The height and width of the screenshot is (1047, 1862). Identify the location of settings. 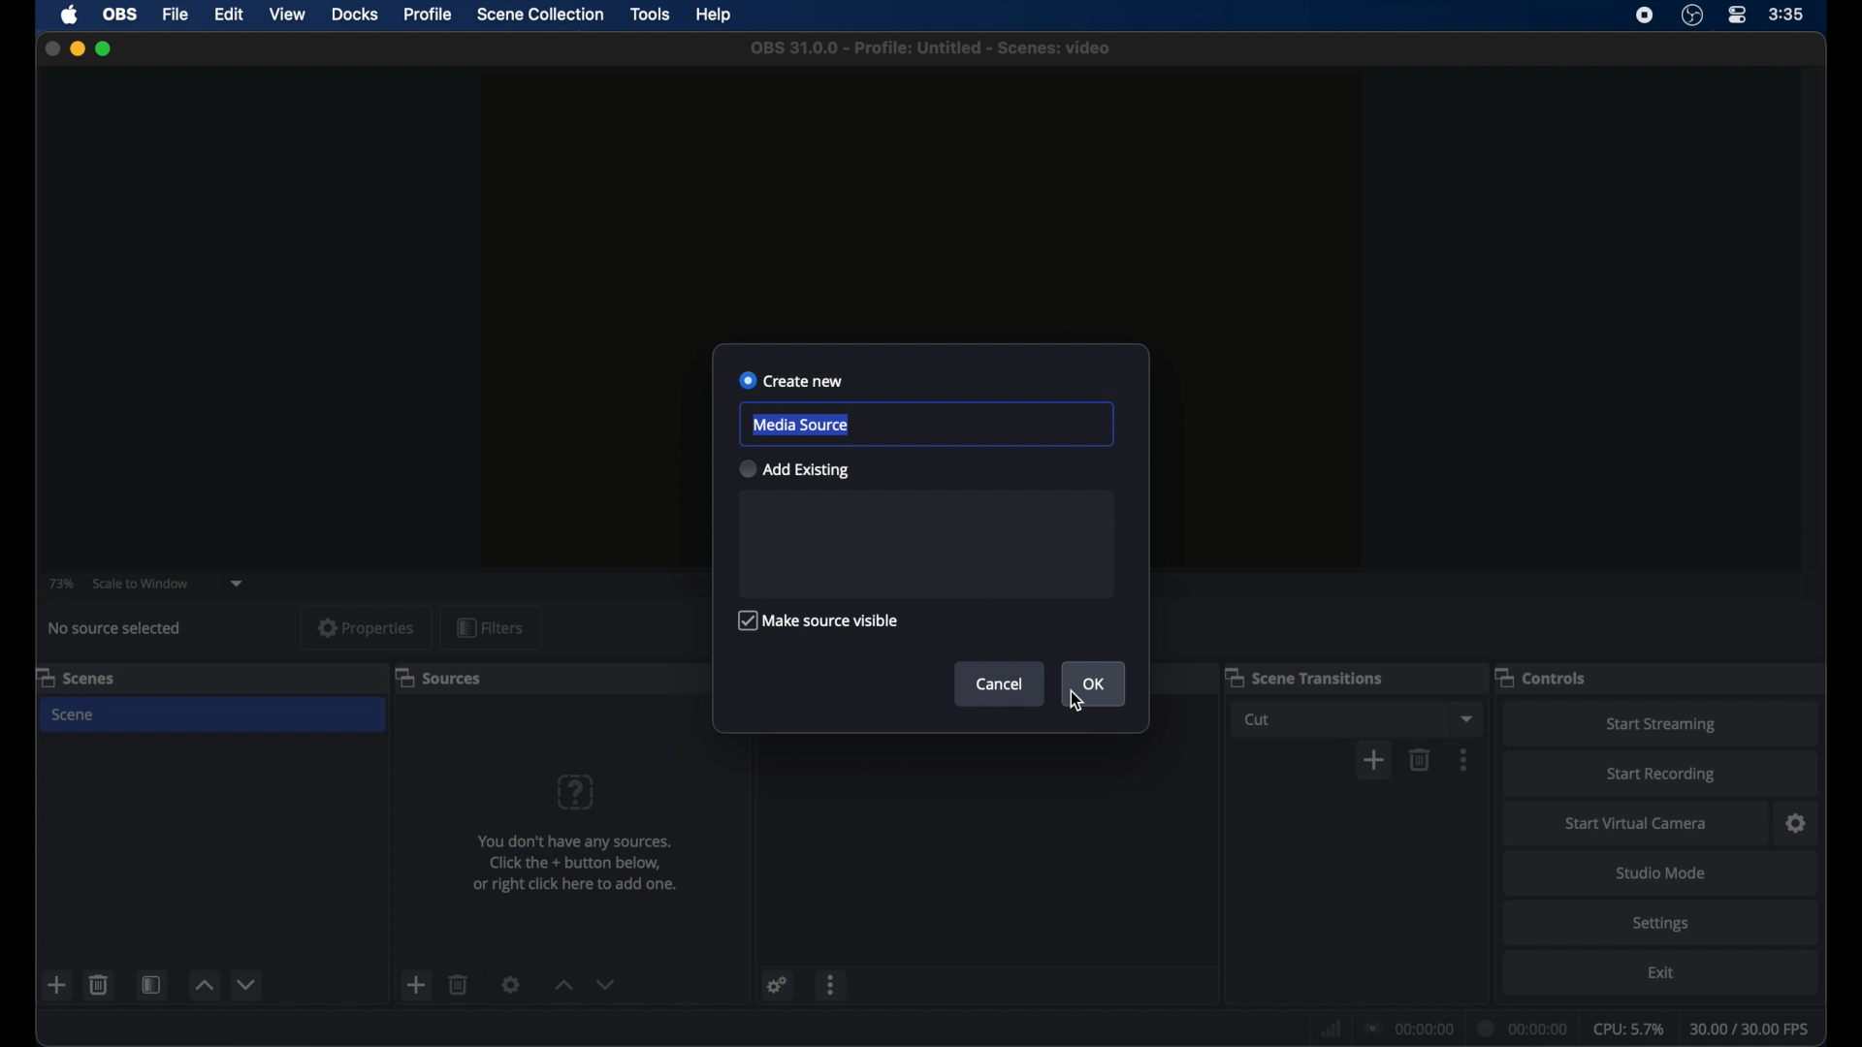
(778, 984).